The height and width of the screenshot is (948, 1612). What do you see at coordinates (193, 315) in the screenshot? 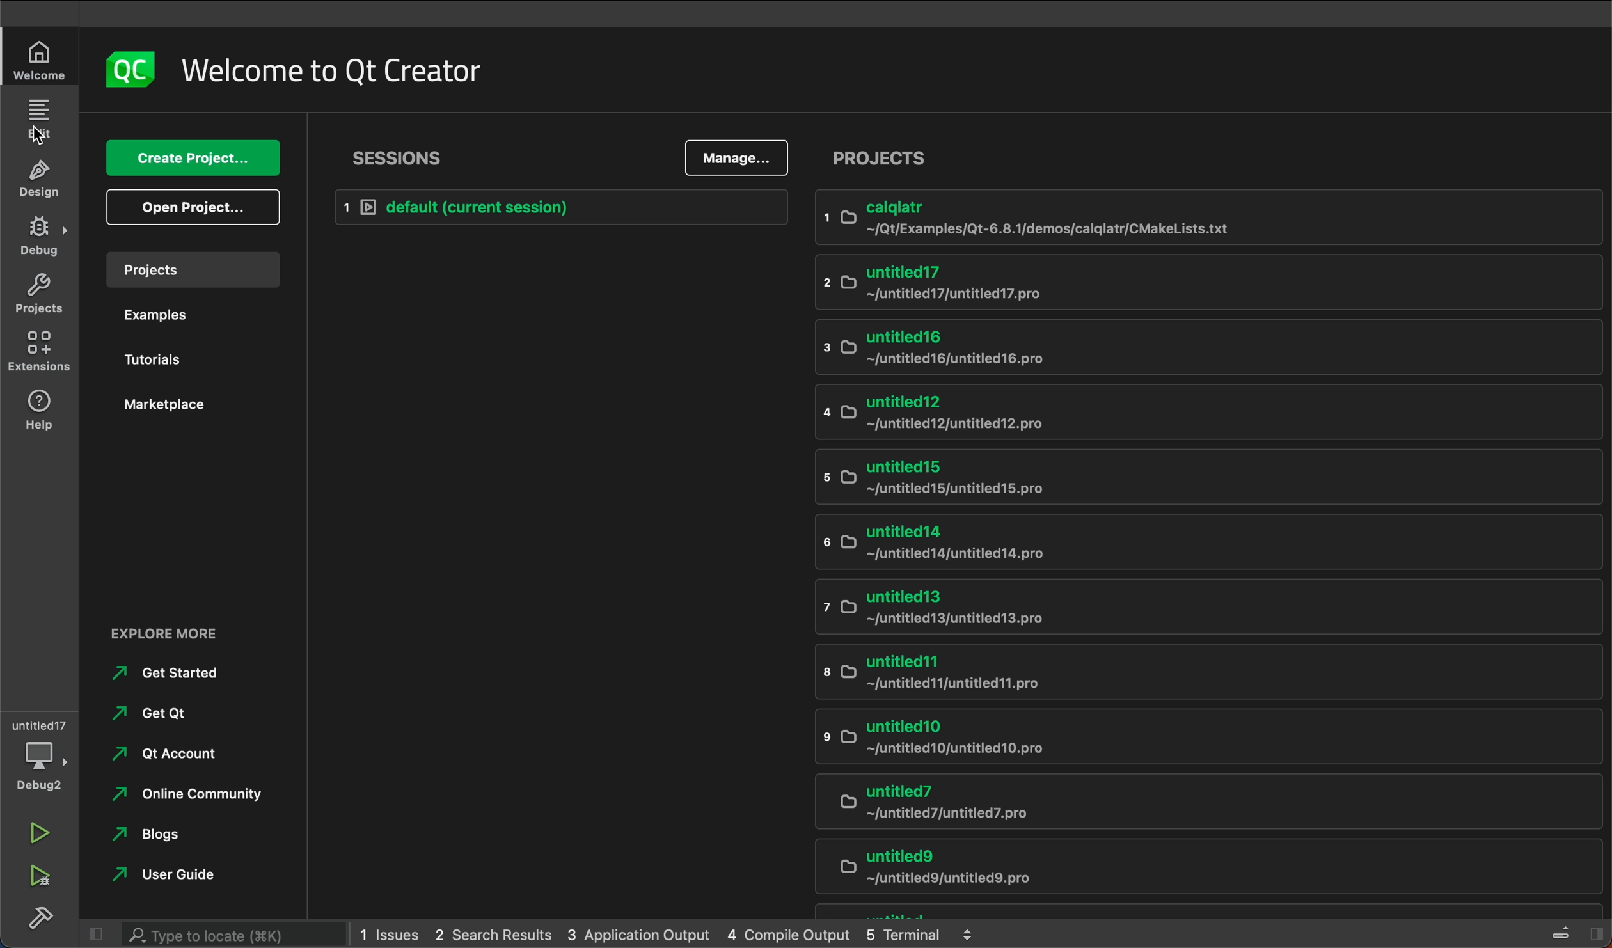
I see `examples` at bounding box center [193, 315].